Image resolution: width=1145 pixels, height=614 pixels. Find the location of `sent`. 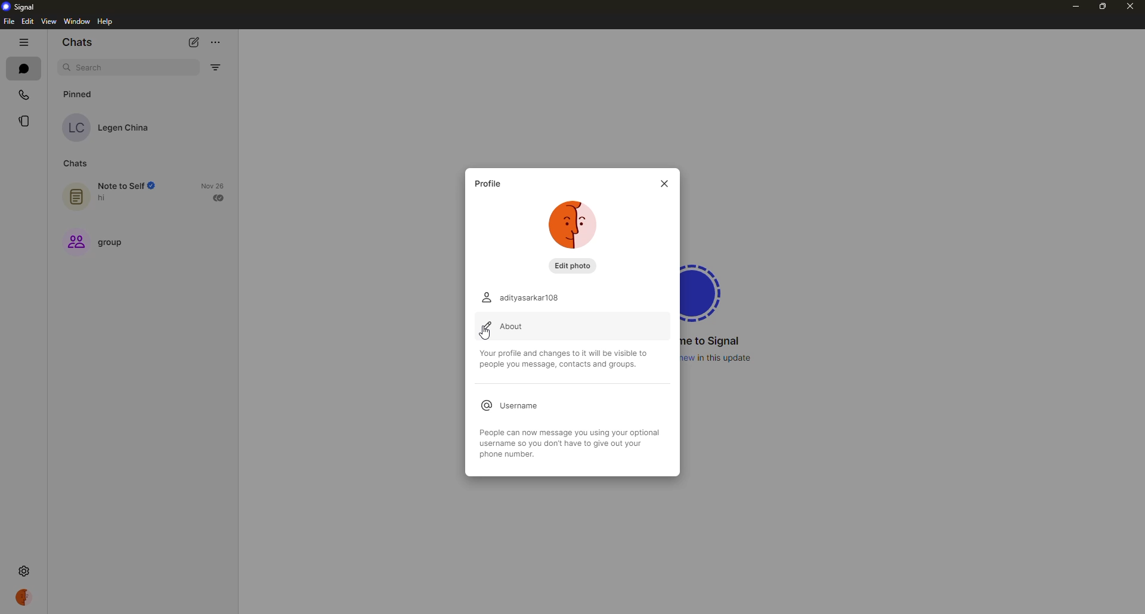

sent is located at coordinates (220, 197).